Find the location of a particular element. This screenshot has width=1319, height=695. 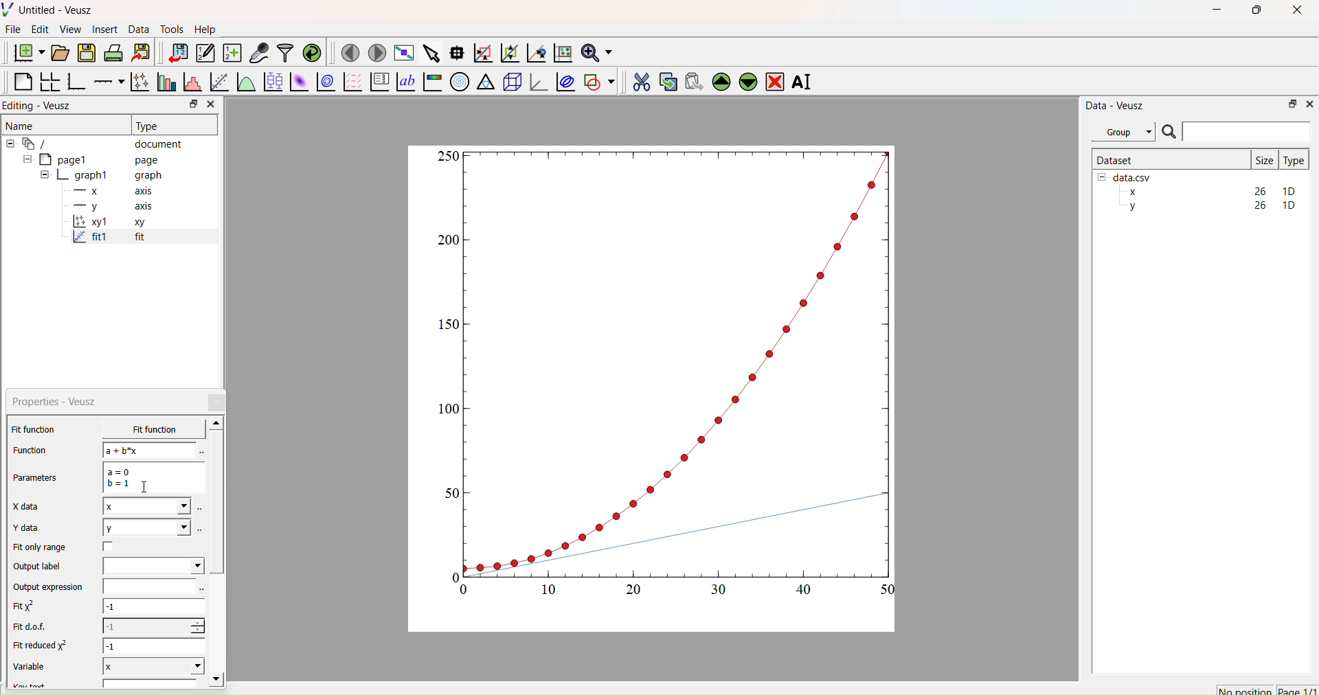

-1 is located at coordinates (154, 608).